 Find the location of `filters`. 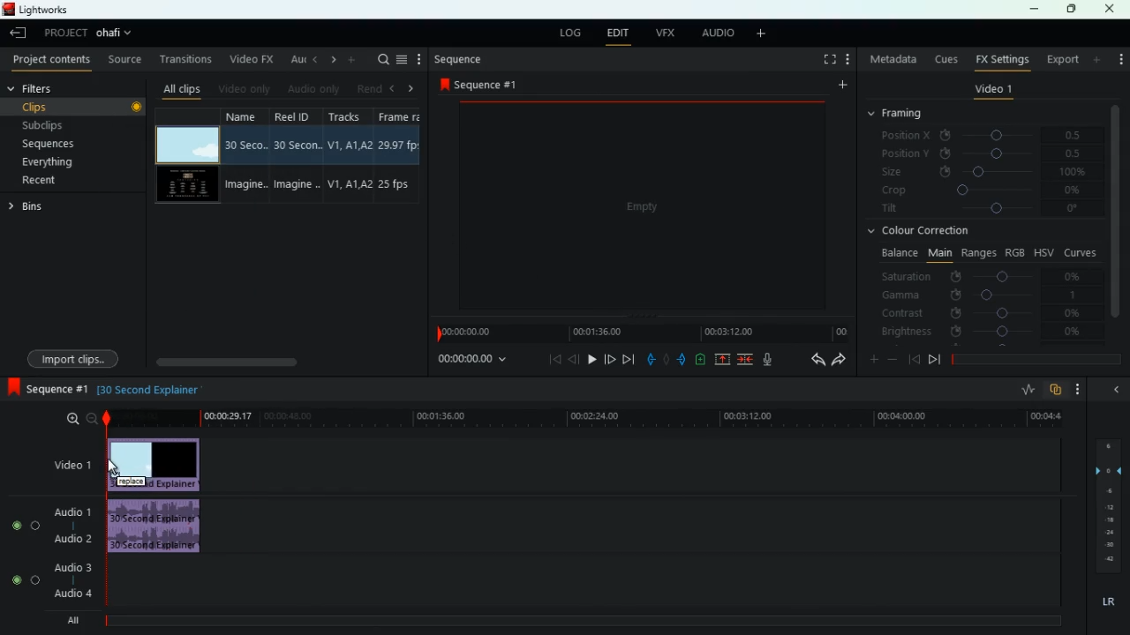

filters is located at coordinates (44, 89).